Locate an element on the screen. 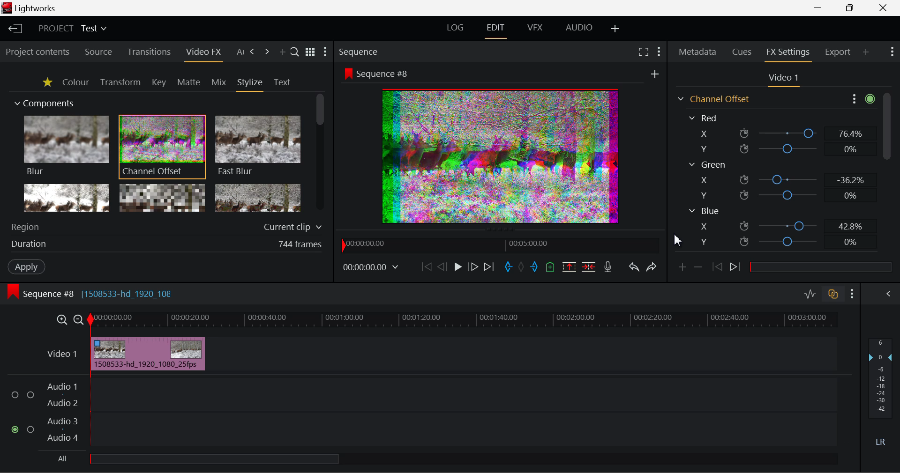  Toggle Audio Levels Editing is located at coordinates (811, 295).